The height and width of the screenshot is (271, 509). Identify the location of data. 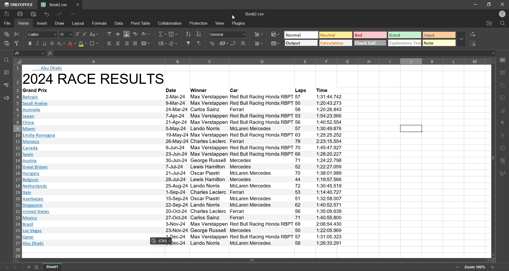
(119, 24).